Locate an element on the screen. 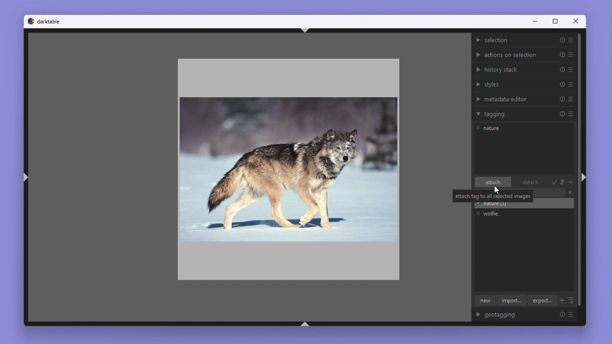 This screenshot has height=344, width=612. New  is located at coordinates (483, 301).